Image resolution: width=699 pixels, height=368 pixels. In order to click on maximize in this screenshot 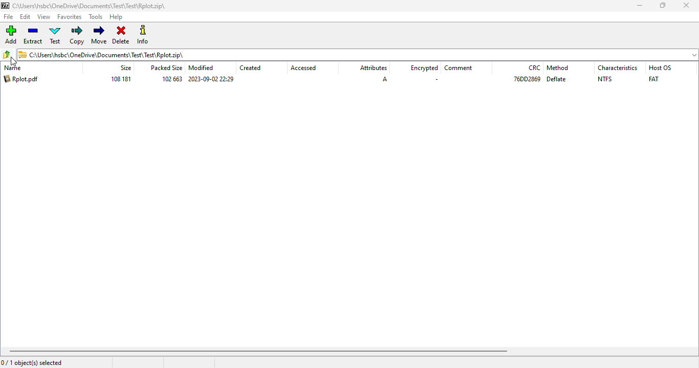, I will do `click(663, 5)`.